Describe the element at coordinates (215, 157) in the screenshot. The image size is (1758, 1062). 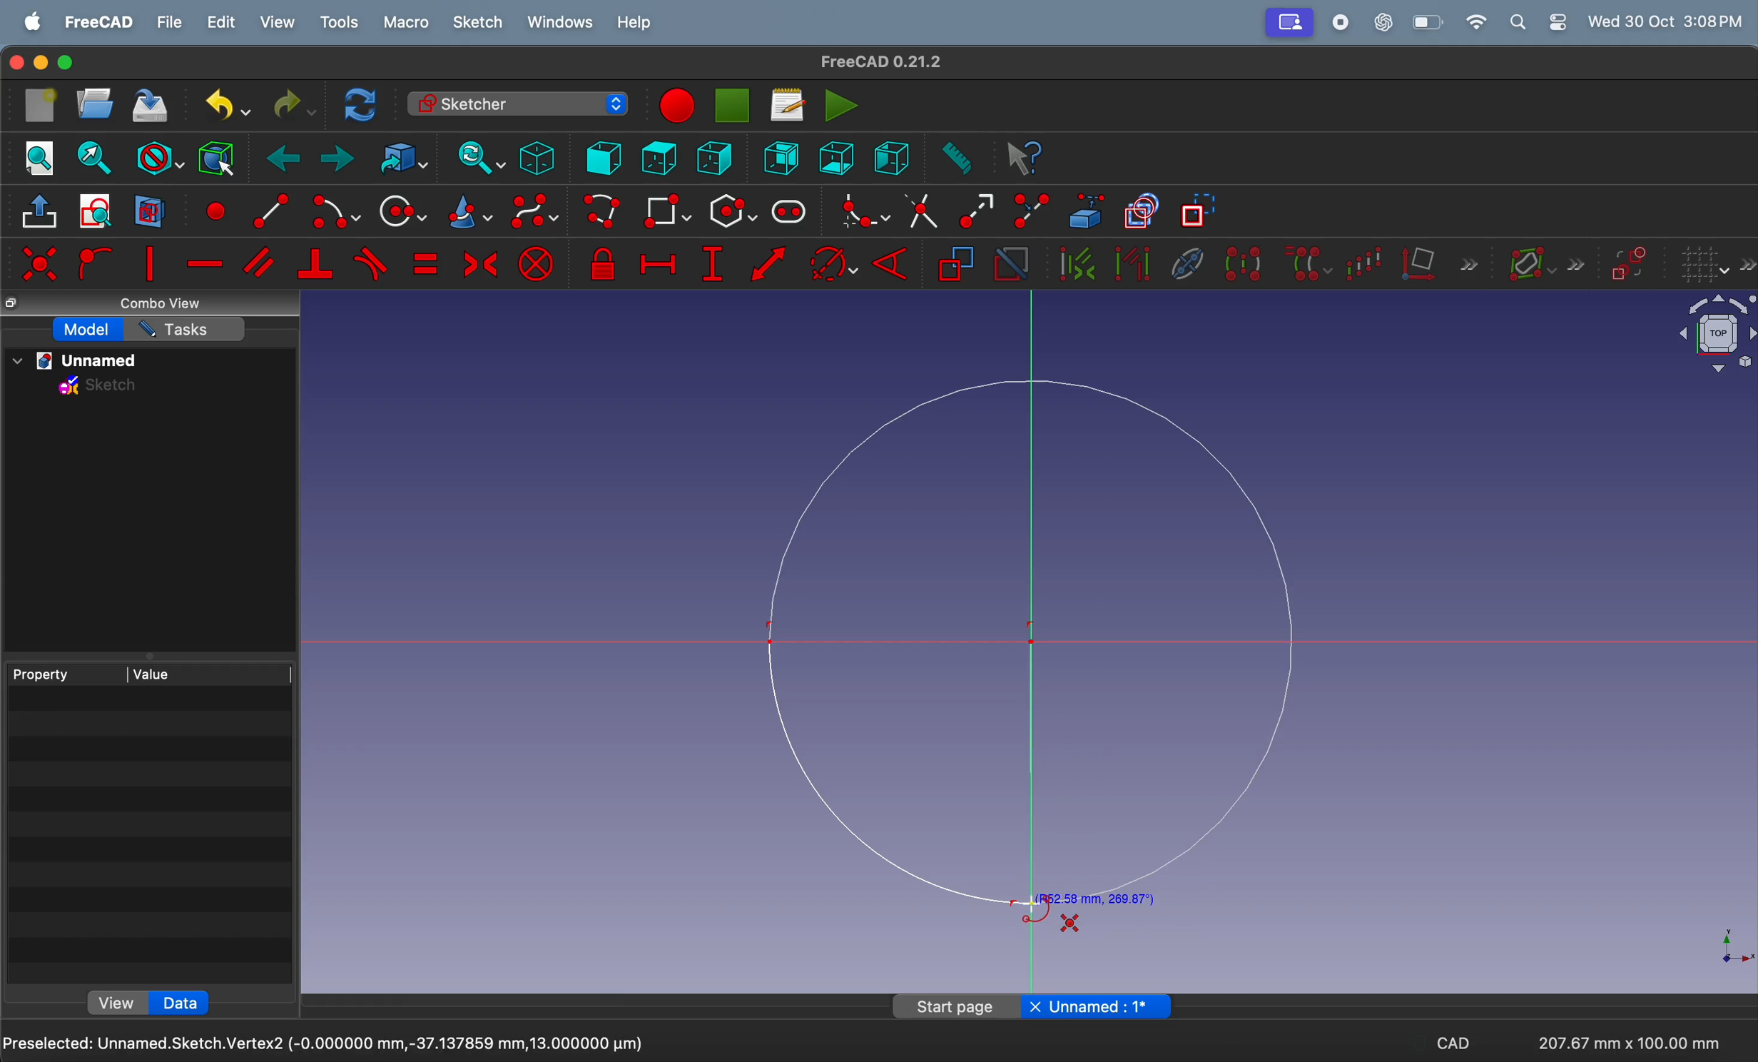
I see `bounding box` at that location.